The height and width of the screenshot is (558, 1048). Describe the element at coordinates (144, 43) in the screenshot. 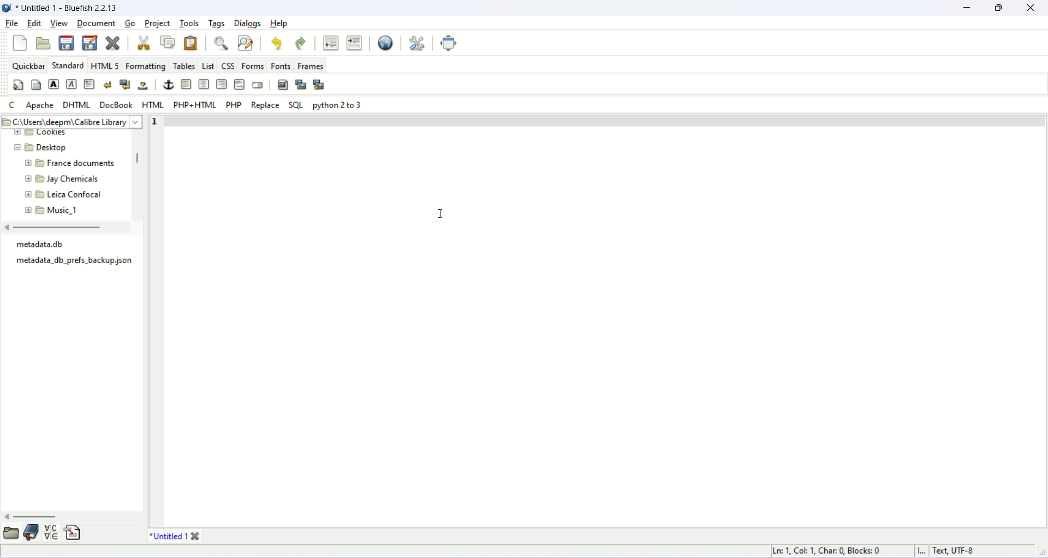

I see `cut` at that location.